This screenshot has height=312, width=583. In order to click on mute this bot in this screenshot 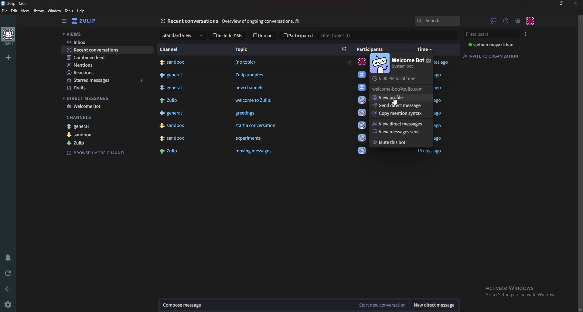, I will do `click(399, 143)`.